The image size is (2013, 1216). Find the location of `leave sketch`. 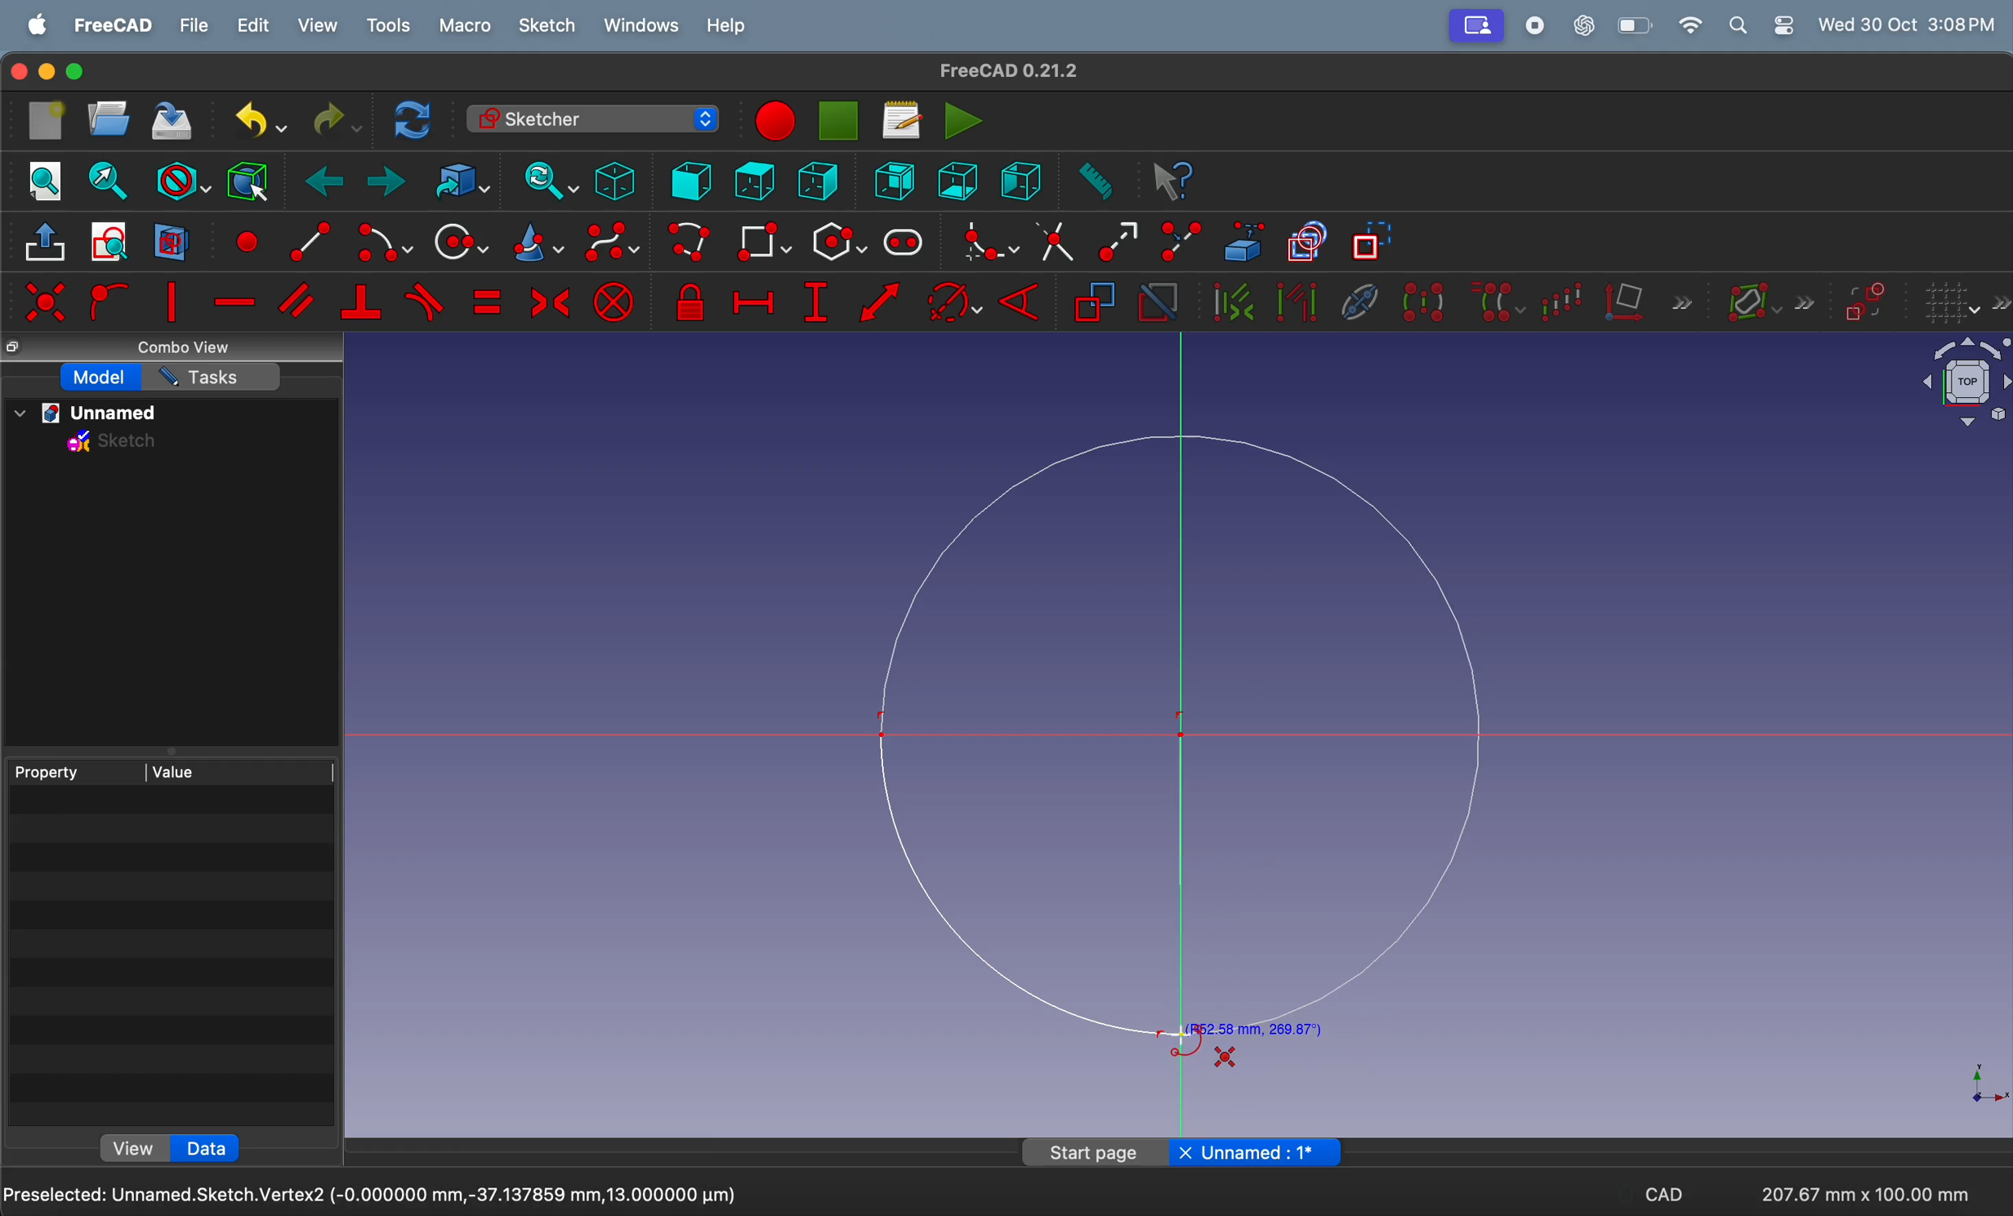

leave sketch is located at coordinates (47, 247).